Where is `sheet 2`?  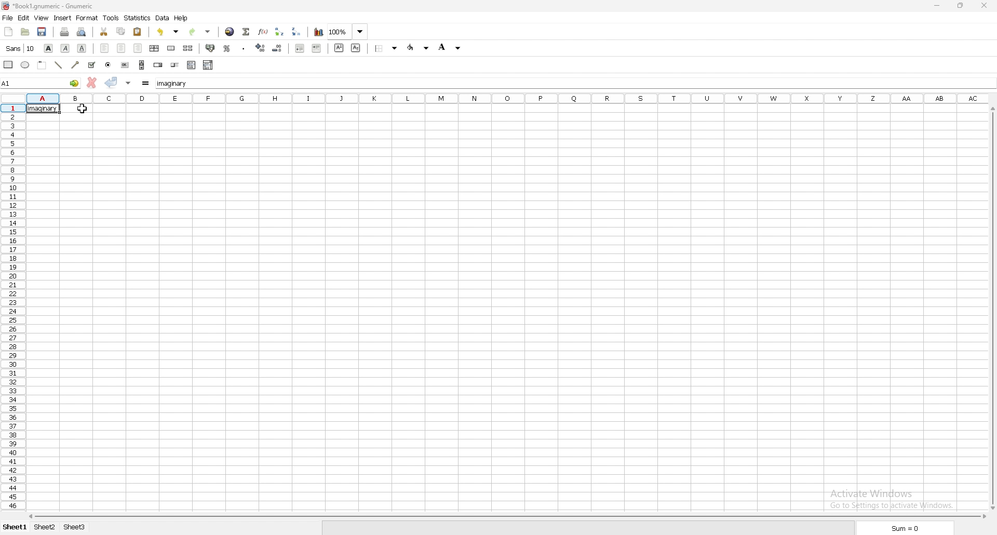
sheet 2 is located at coordinates (45, 528).